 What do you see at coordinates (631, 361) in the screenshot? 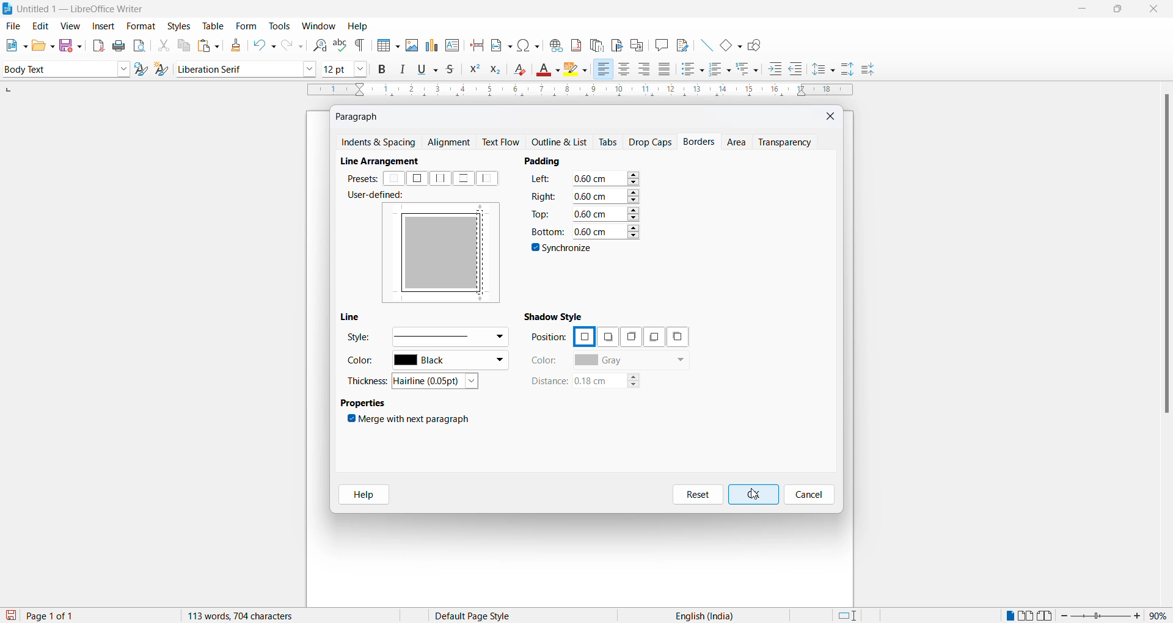
I see `color options` at bounding box center [631, 361].